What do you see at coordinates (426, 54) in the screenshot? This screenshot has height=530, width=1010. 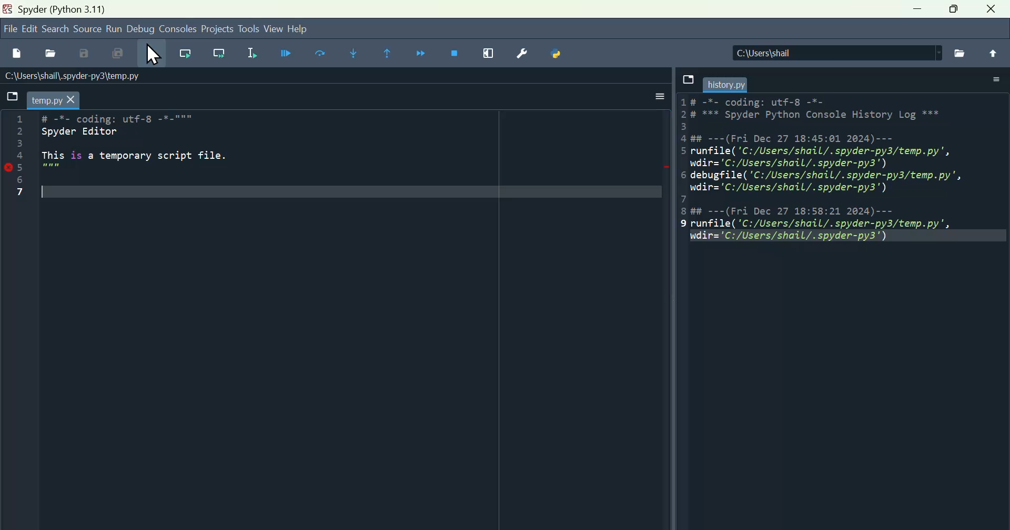 I see `Continue execution until next function` at bounding box center [426, 54].